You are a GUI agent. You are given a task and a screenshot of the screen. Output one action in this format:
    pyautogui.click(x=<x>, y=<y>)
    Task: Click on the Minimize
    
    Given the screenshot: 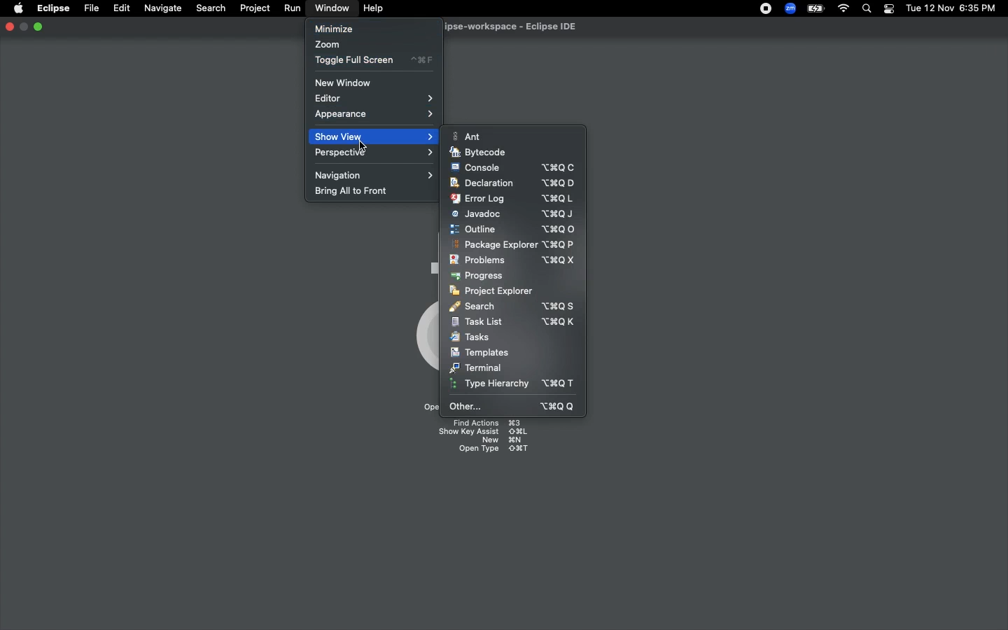 What is the action you would take?
    pyautogui.click(x=334, y=28)
    